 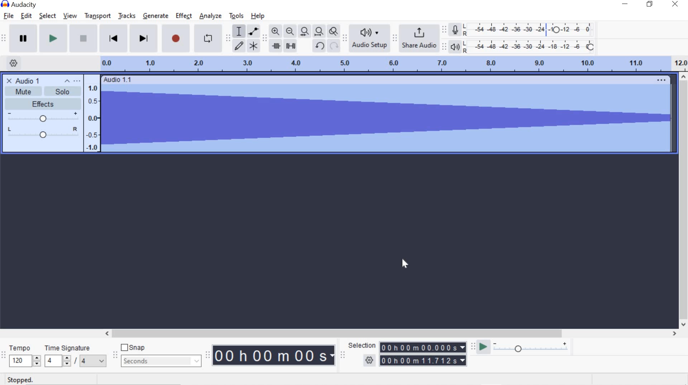 I want to click on view, so click(x=70, y=16).